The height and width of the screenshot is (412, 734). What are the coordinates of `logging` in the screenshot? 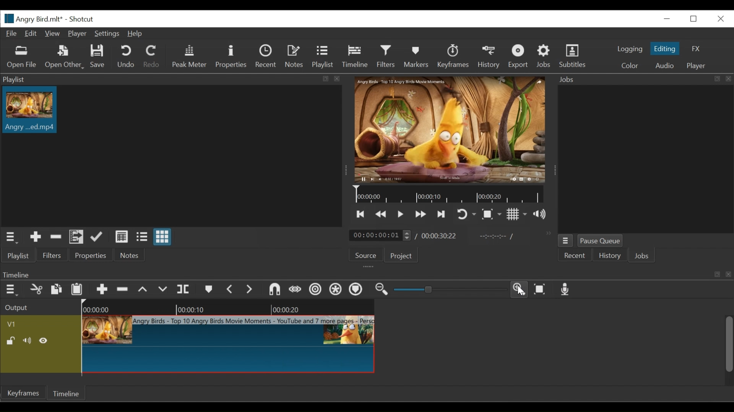 It's located at (629, 50).